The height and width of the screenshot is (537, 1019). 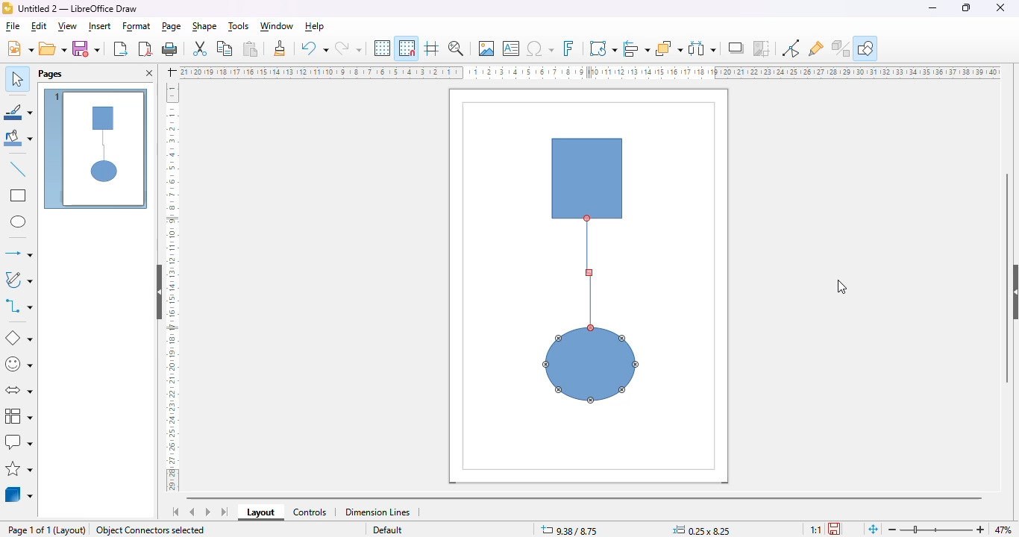 I want to click on cursor, so click(x=841, y=287).